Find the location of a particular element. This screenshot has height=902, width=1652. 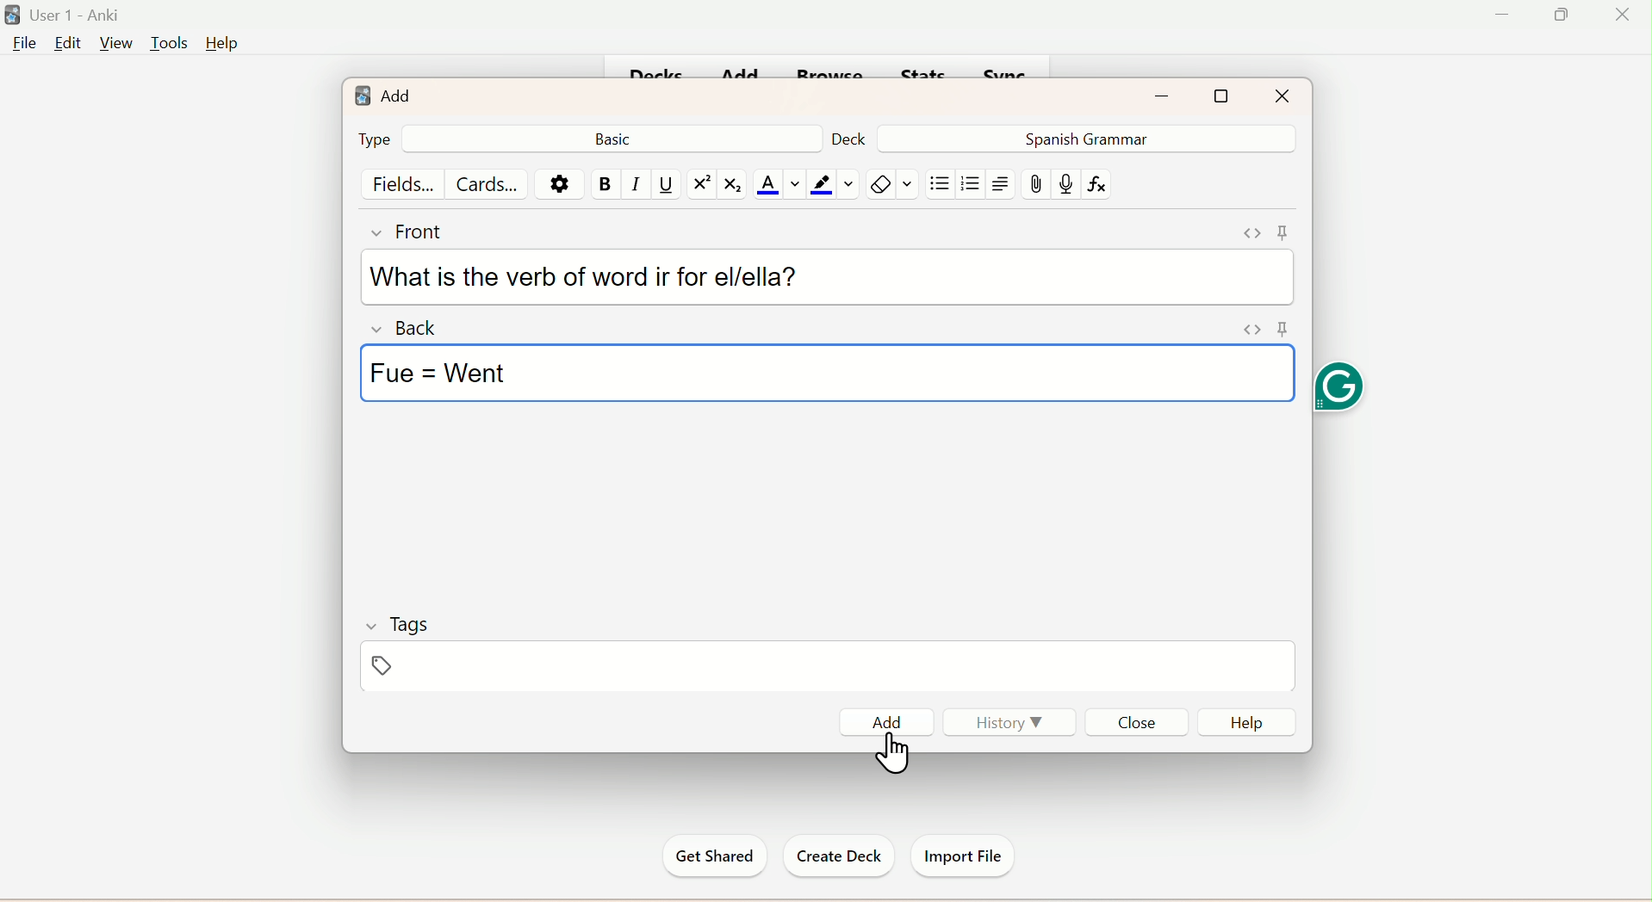

Settings is located at coordinates (556, 183).